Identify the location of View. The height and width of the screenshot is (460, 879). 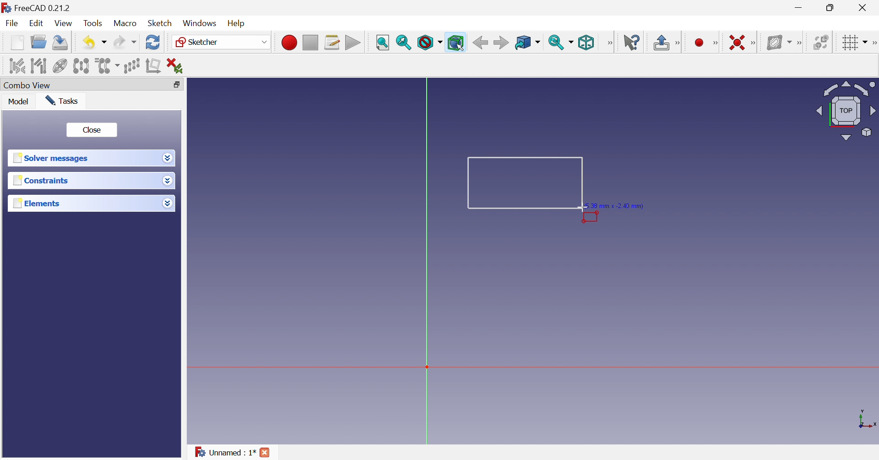
(63, 24).